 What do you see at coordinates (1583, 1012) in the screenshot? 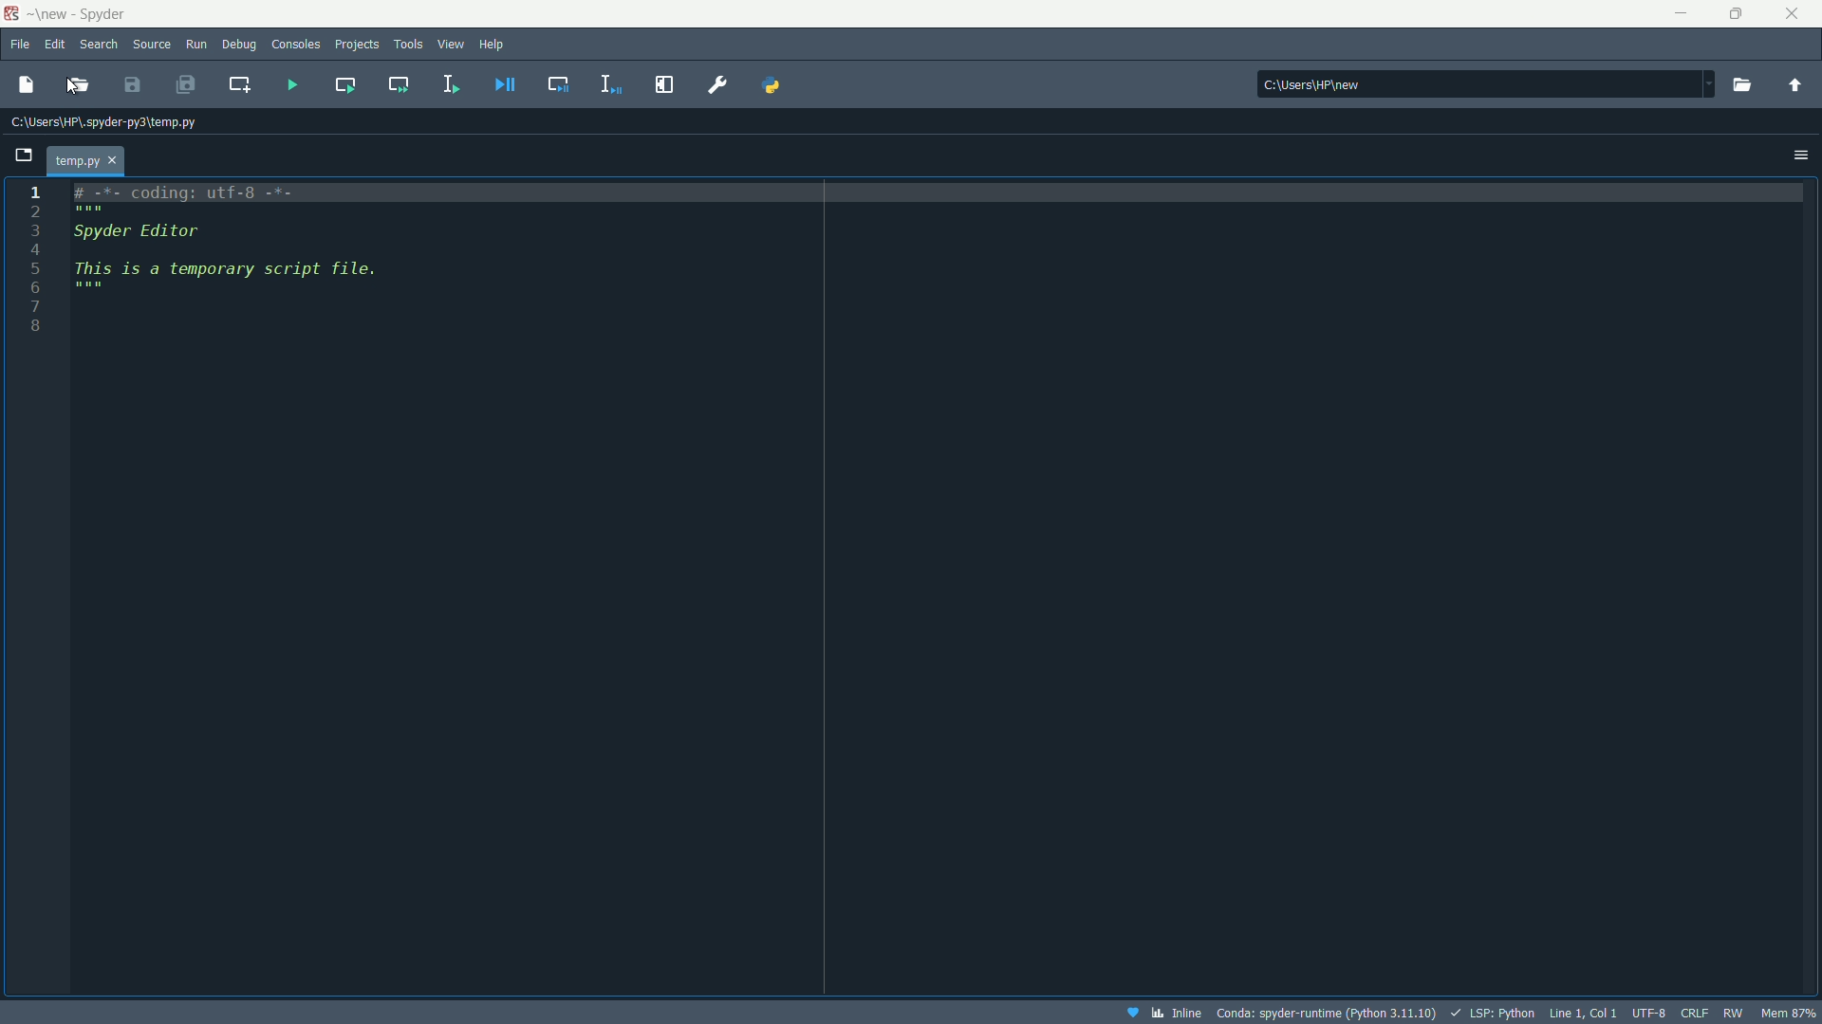
I see `cursor position` at bounding box center [1583, 1012].